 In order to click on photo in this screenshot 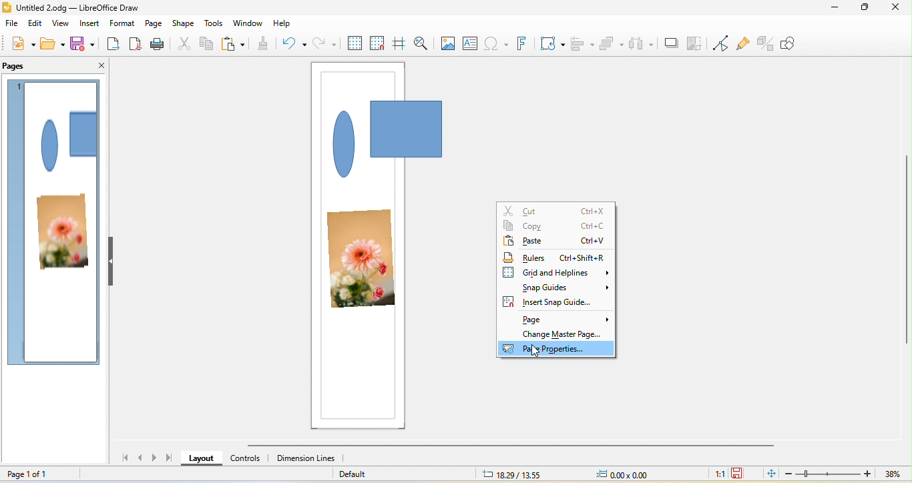, I will do `click(61, 233)`.